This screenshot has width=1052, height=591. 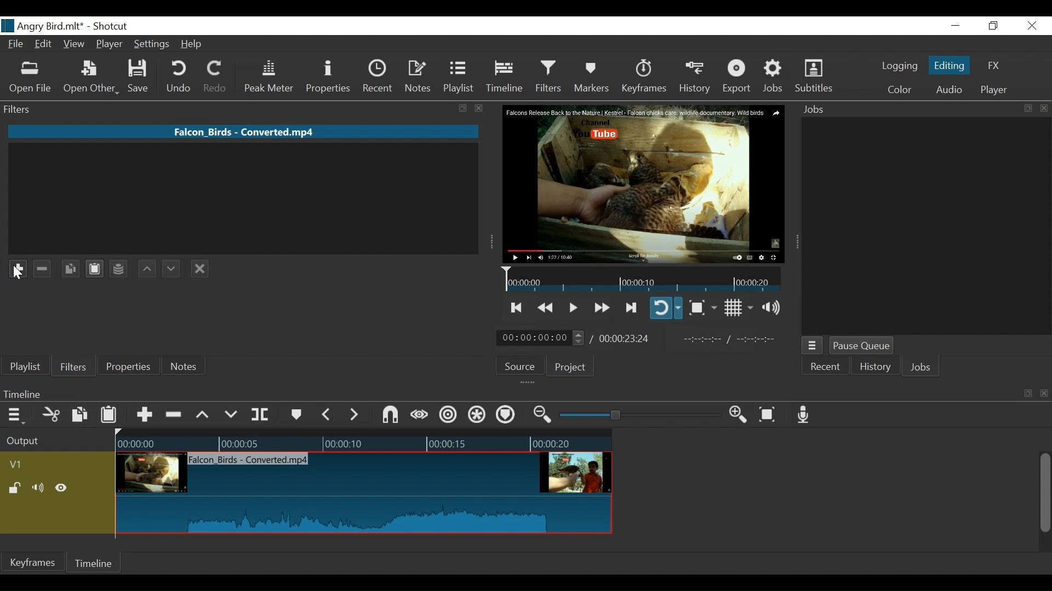 What do you see at coordinates (734, 339) in the screenshot?
I see `In point` at bounding box center [734, 339].